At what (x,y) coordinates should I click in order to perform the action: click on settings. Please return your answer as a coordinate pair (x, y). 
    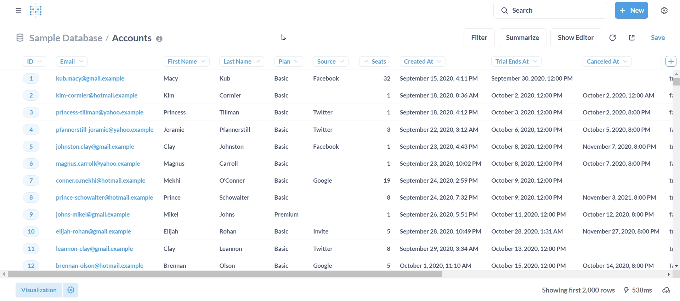
    Looking at the image, I should click on (664, 10).